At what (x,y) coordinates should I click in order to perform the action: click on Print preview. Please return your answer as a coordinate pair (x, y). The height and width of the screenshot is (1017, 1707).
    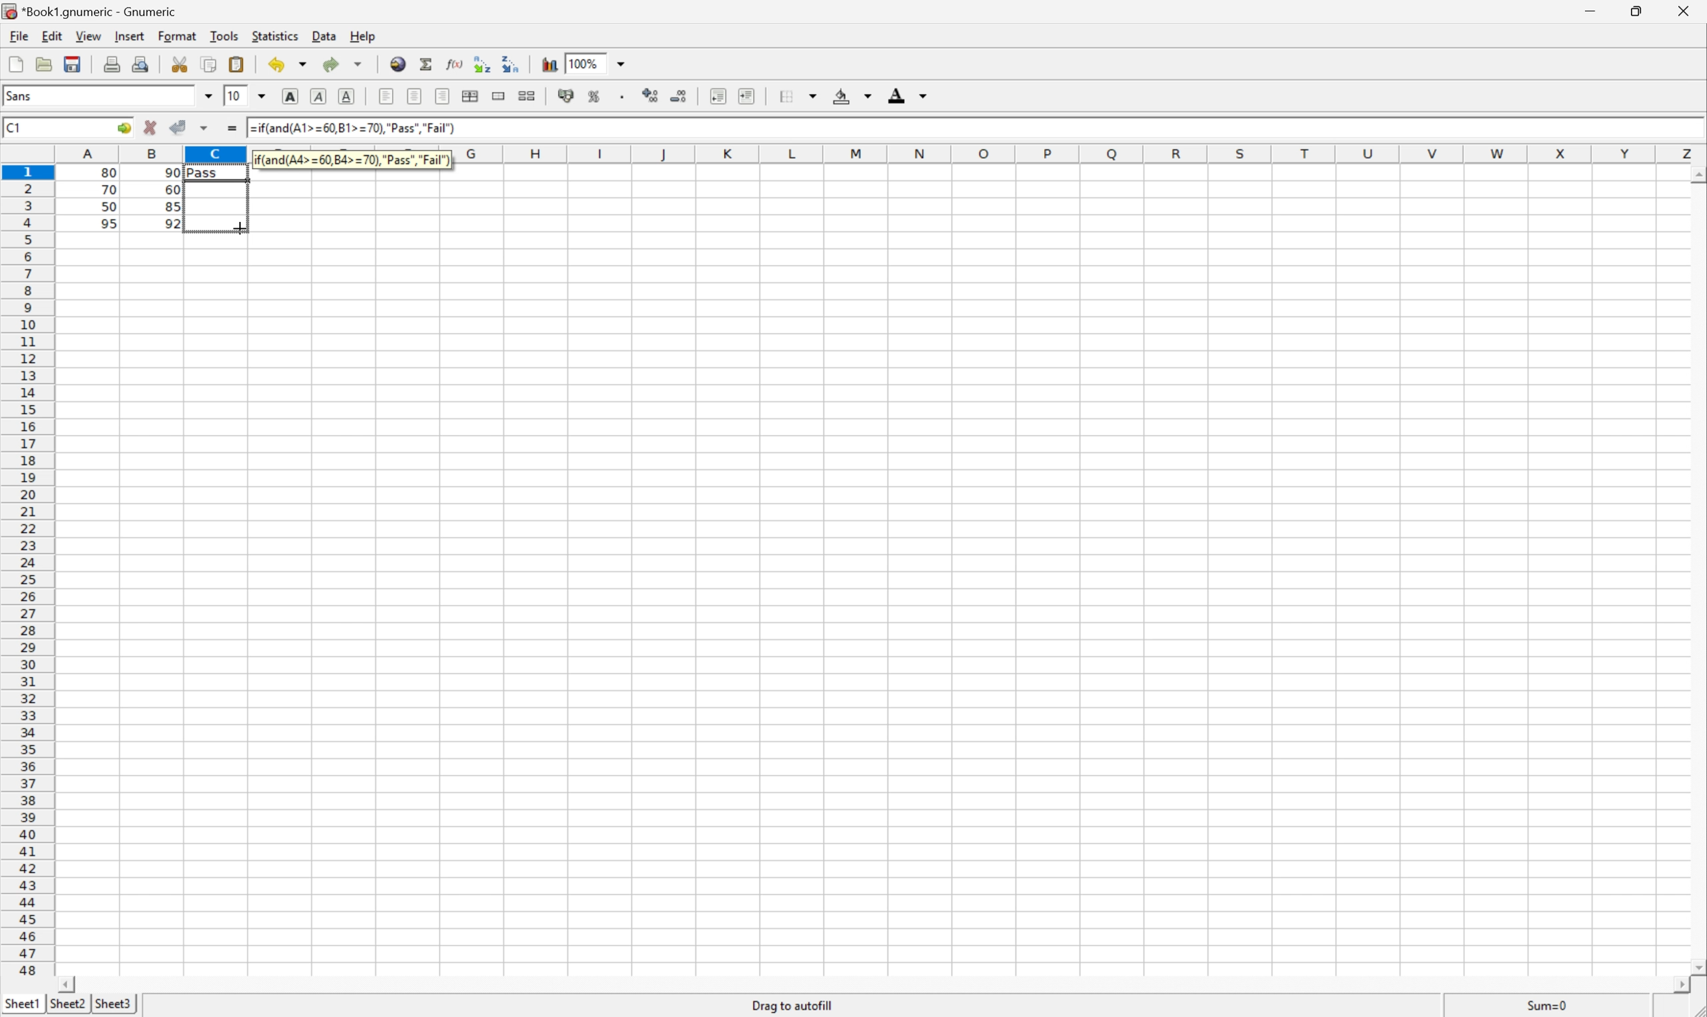
    Looking at the image, I should click on (141, 64).